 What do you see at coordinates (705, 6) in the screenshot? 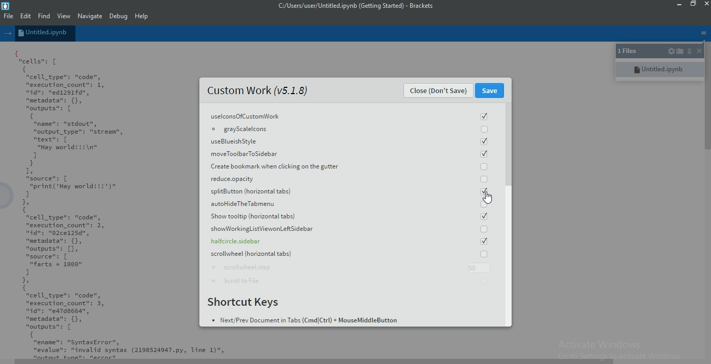
I see `close` at bounding box center [705, 6].